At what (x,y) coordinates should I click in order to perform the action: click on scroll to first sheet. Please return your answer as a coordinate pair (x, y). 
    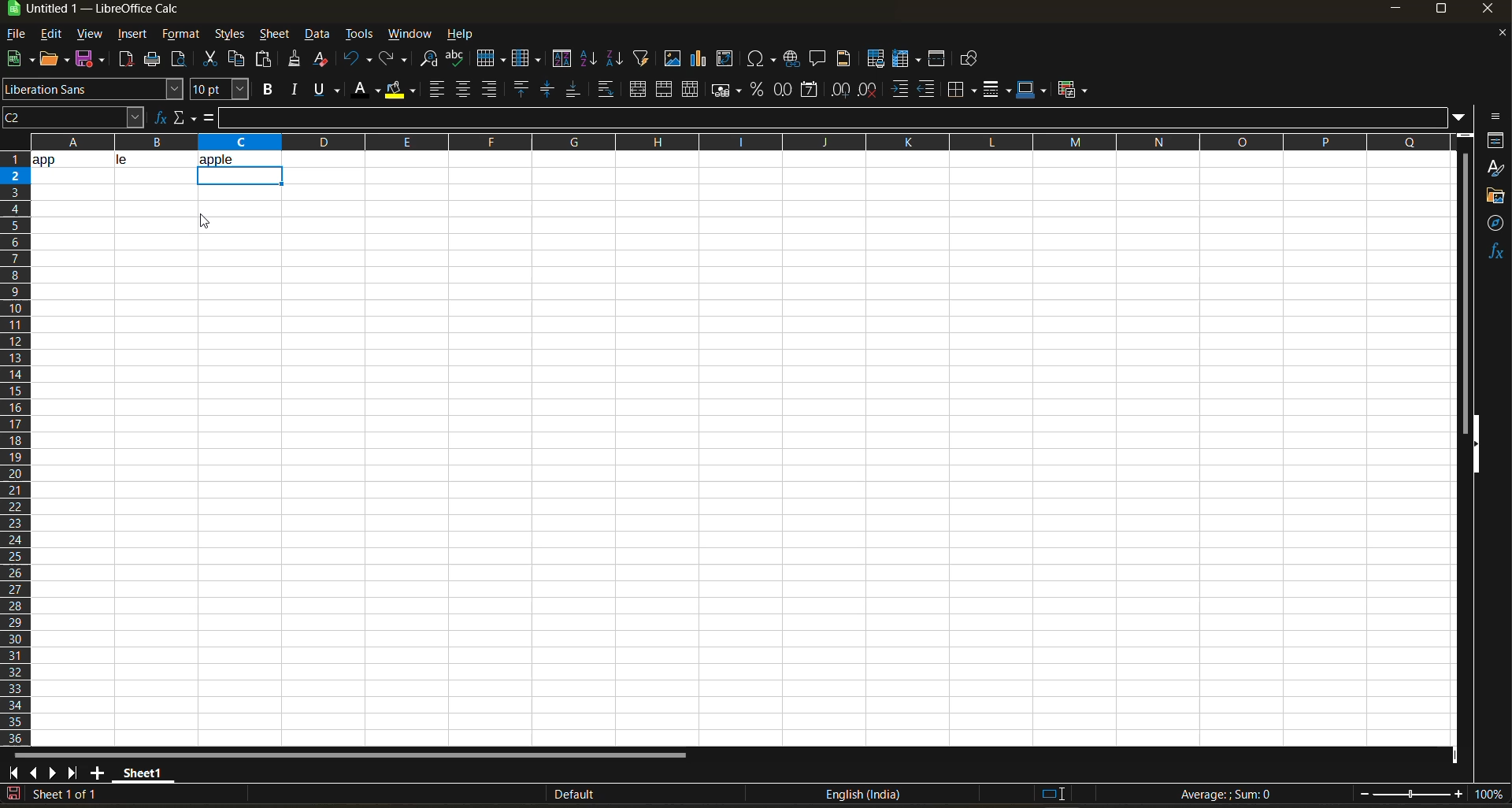
    Looking at the image, I should click on (14, 770).